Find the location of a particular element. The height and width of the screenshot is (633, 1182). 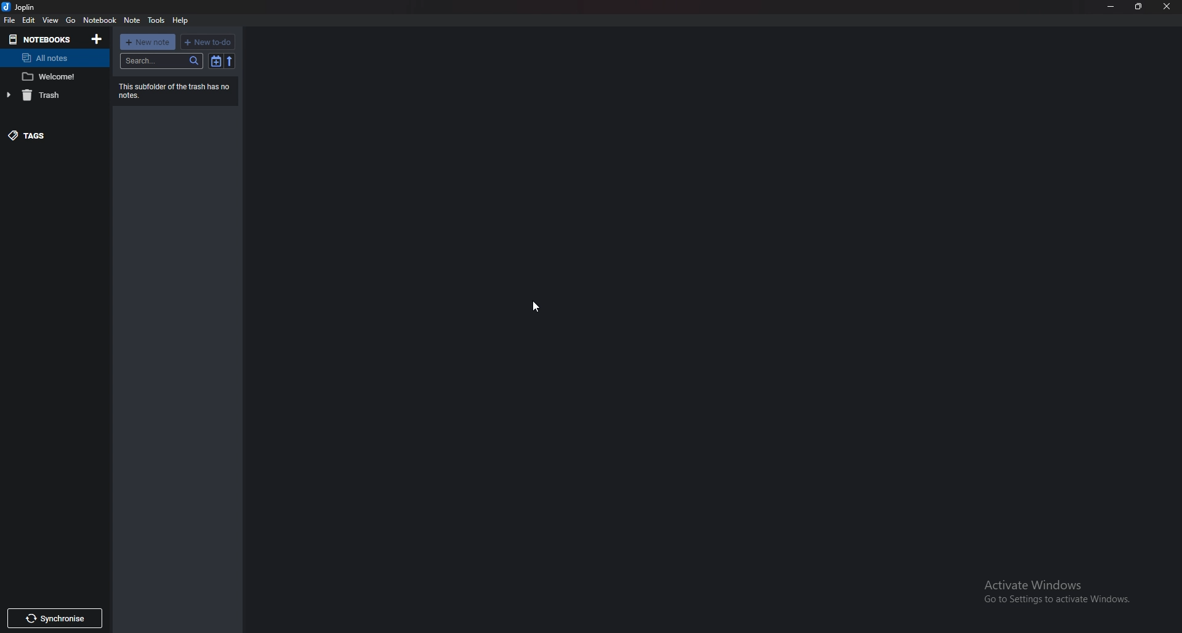

minimize is located at coordinates (1111, 7).